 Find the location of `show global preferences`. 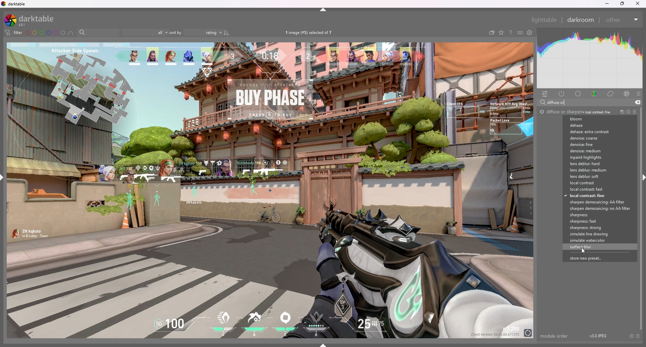

show global preferences is located at coordinates (530, 33).